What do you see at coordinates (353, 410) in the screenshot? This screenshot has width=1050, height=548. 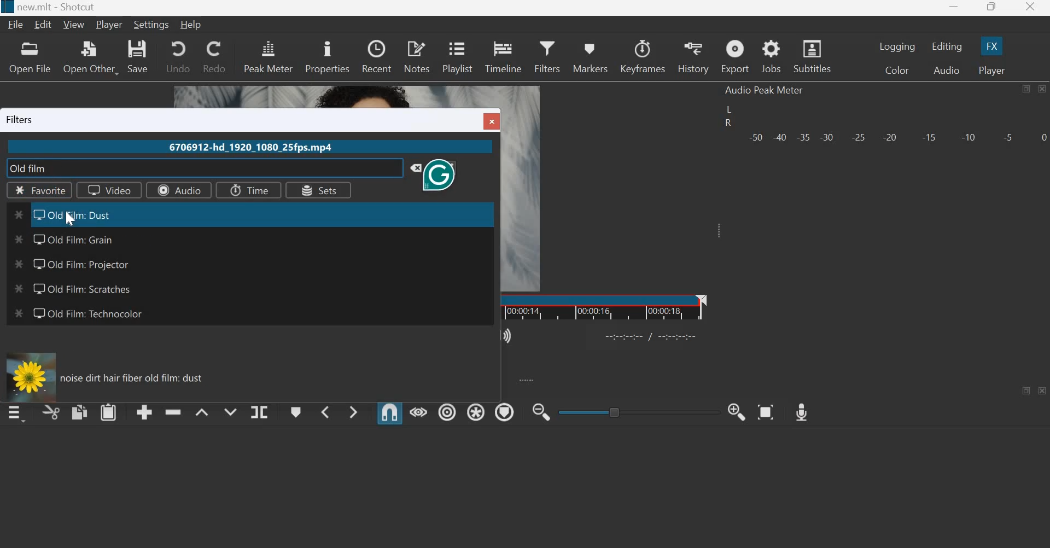 I see `Next Marker` at bounding box center [353, 410].